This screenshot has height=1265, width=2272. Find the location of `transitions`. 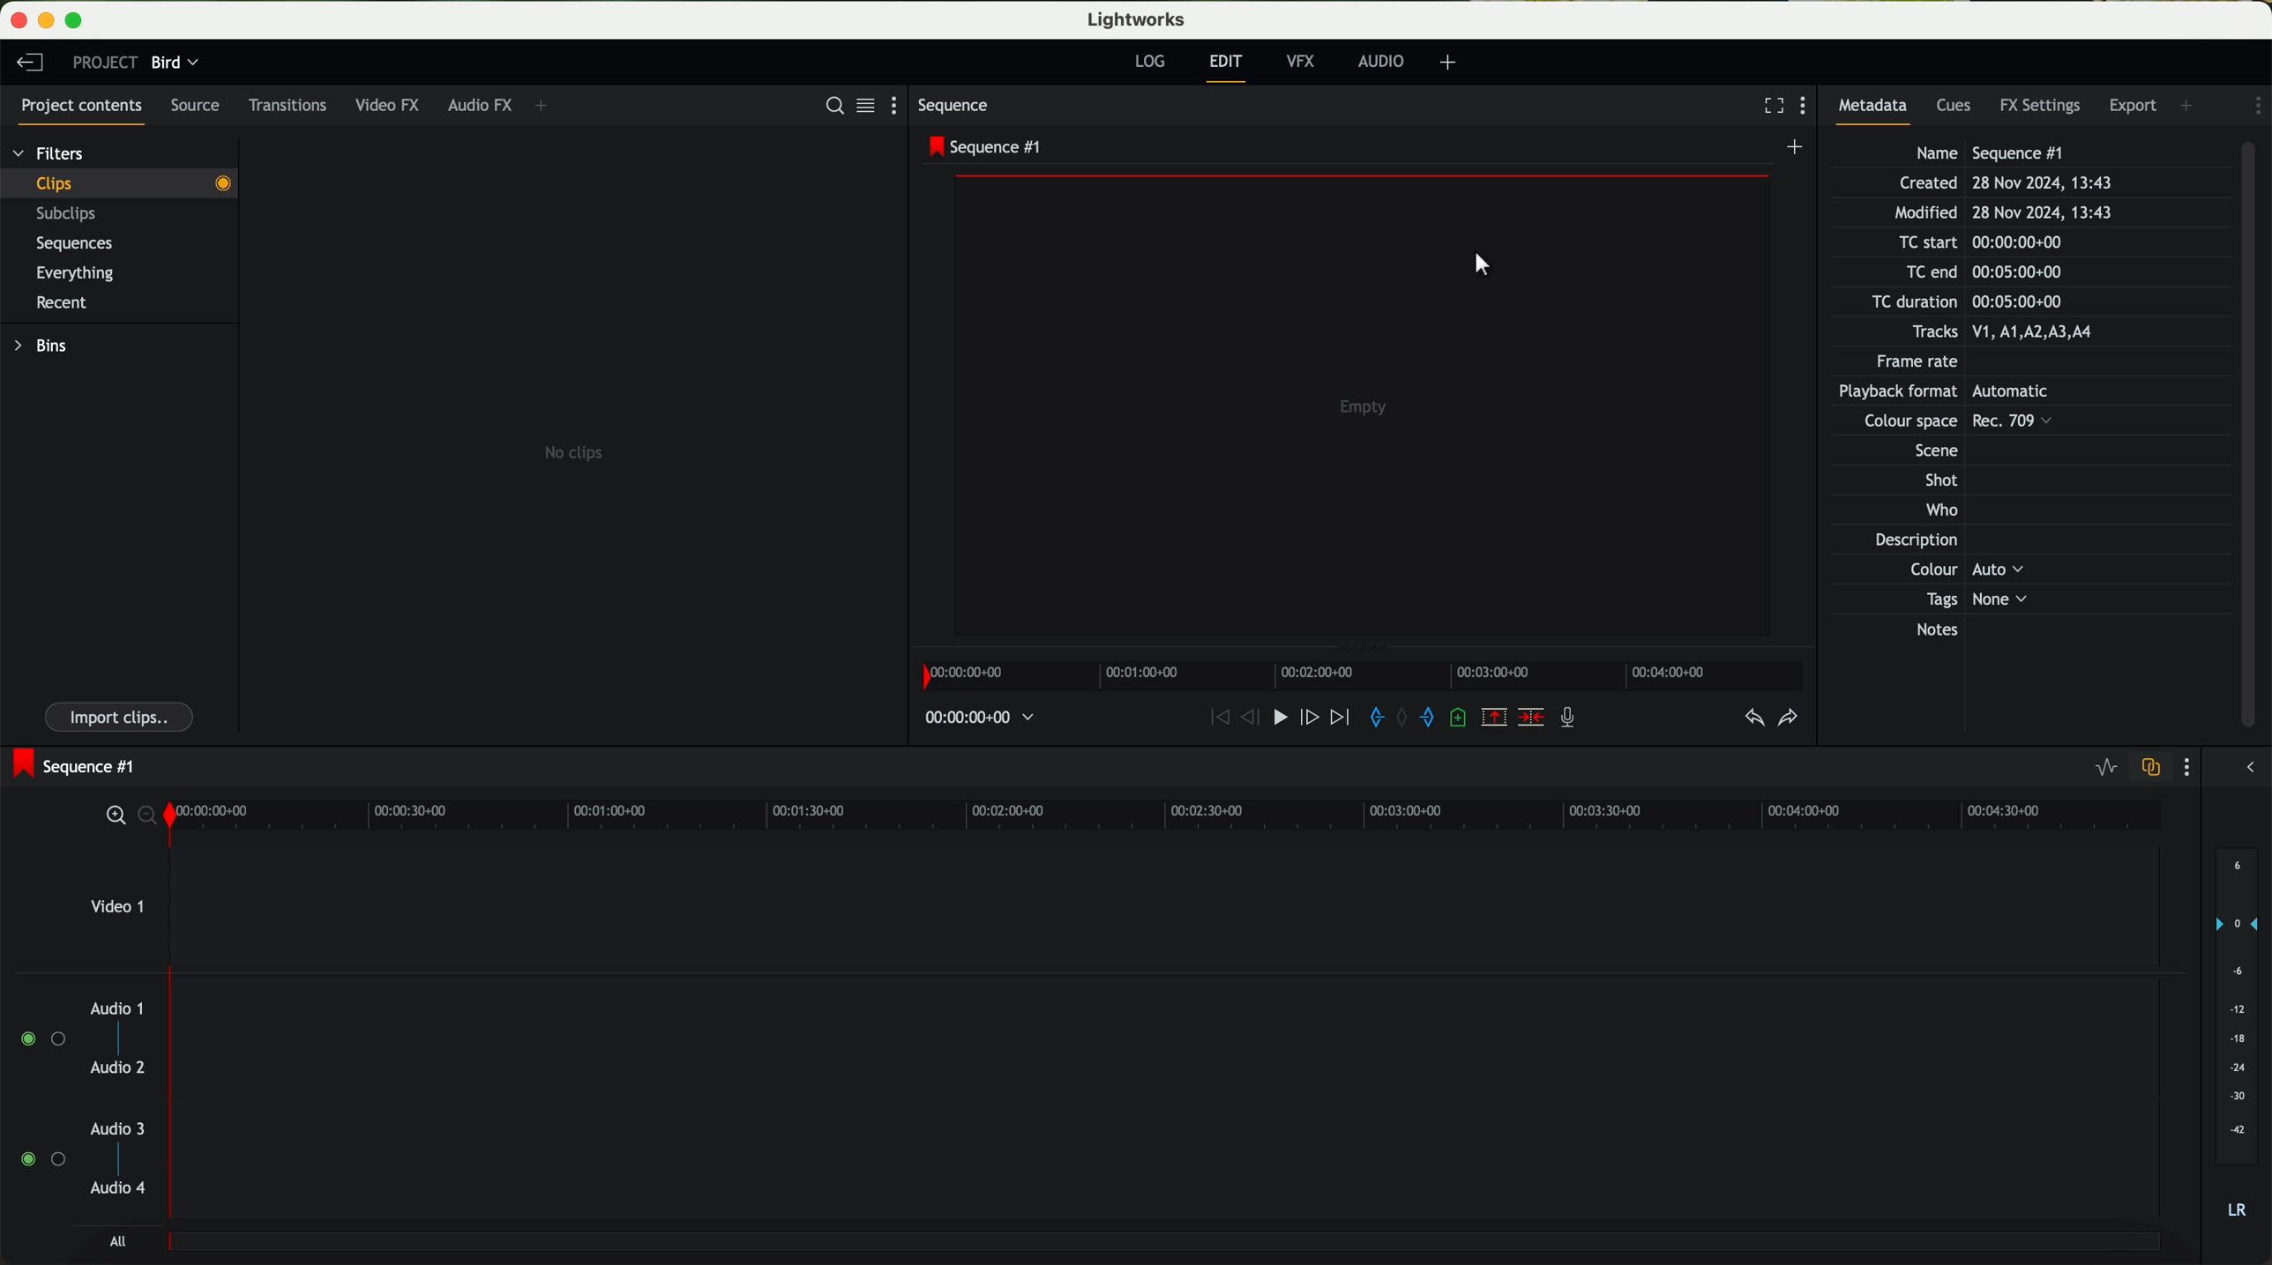

transitions is located at coordinates (294, 105).